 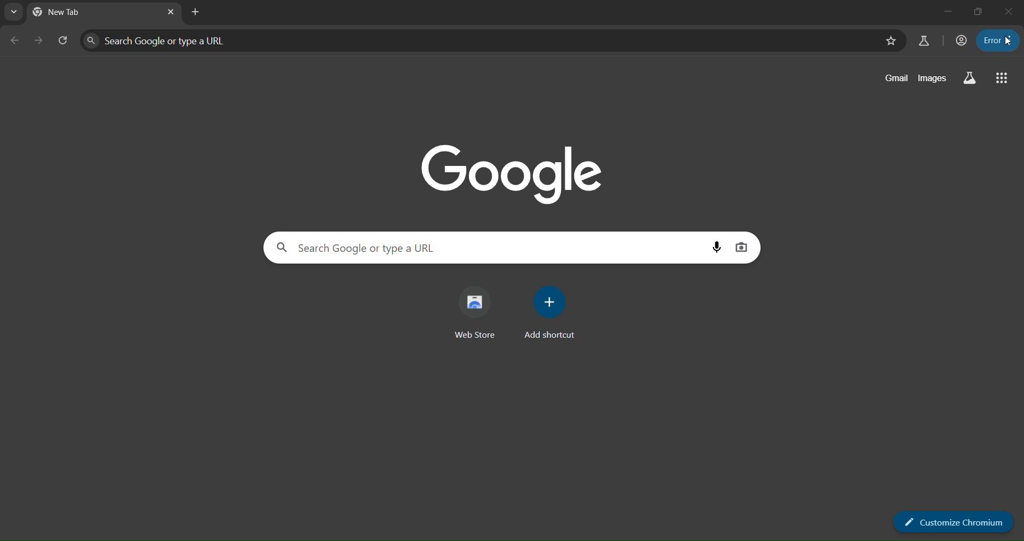 What do you see at coordinates (1008, 42) in the screenshot?
I see `cursor` at bounding box center [1008, 42].